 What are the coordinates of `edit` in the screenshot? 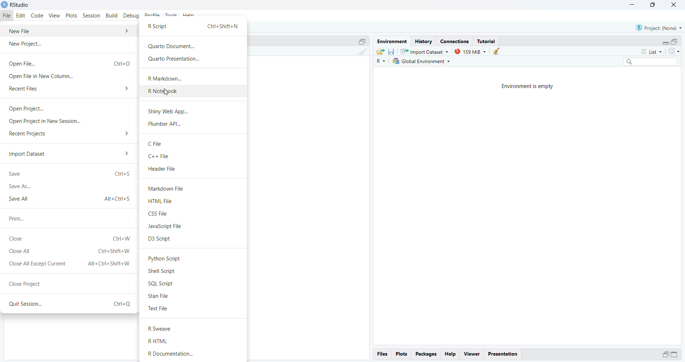 It's located at (22, 16).